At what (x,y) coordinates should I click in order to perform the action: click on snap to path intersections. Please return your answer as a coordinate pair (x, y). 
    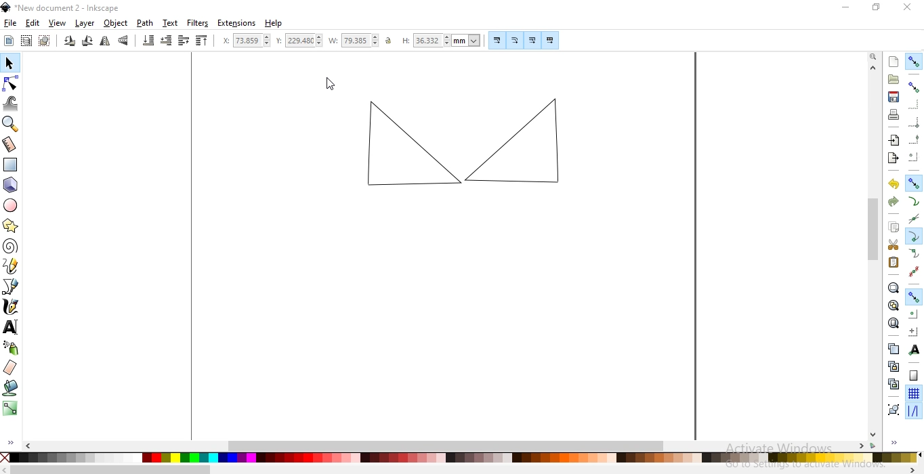
    Looking at the image, I should click on (916, 218).